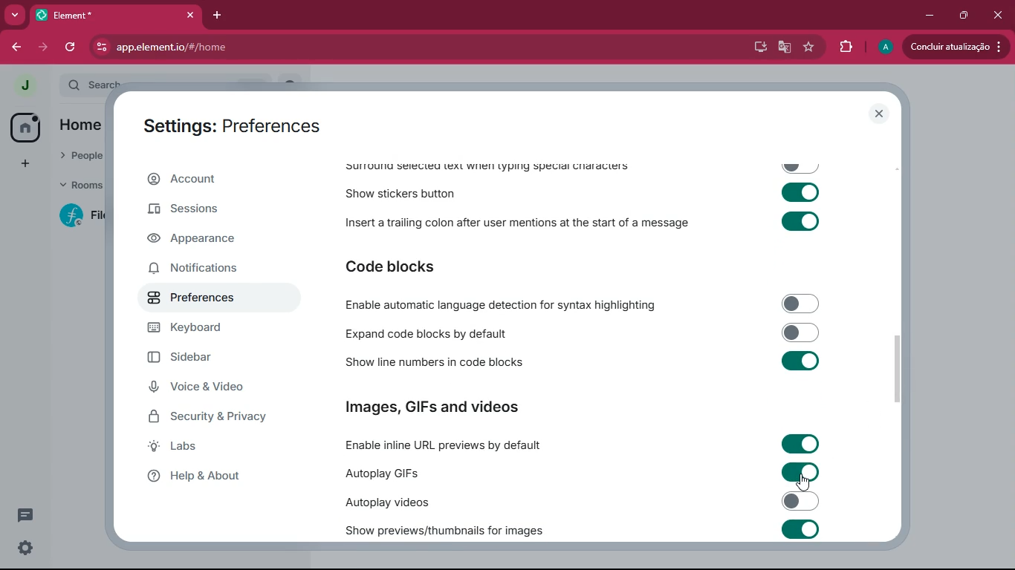  I want to click on maximize, so click(963, 16).